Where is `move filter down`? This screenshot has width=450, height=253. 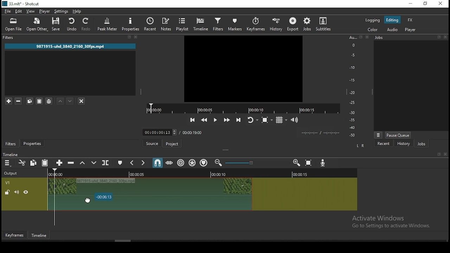 move filter down is located at coordinates (71, 100).